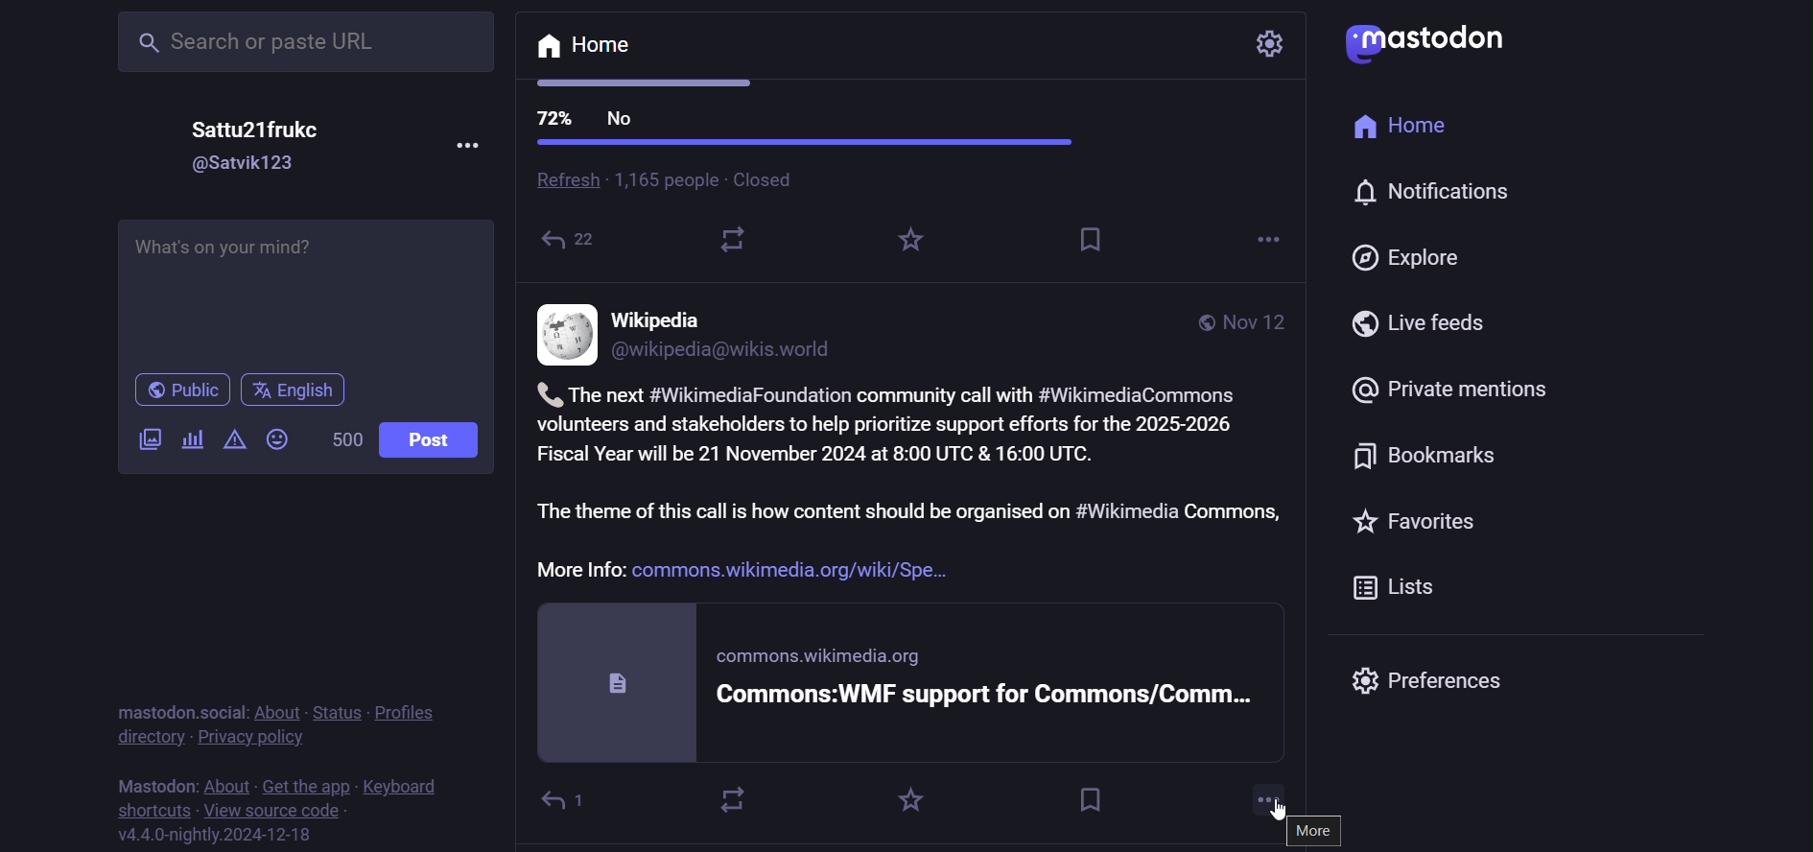 The width and height of the screenshot is (1813, 852). Describe the element at coordinates (1440, 459) in the screenshot. I see `bookmark` at that location.